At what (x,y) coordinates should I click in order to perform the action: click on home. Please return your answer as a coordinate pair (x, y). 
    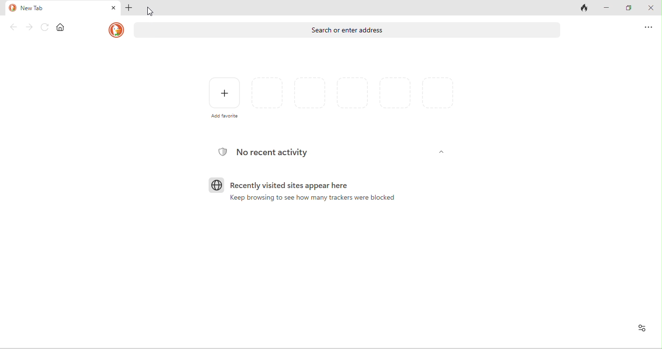
    Looking at the image, I should click on (61, 27).